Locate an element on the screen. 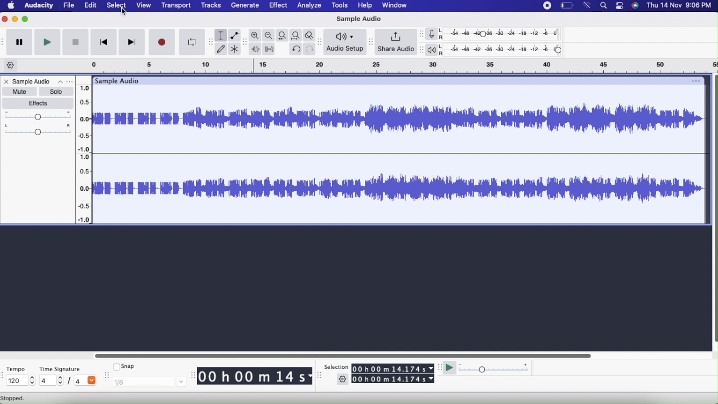  Tracks is located at coordinates (210, 5).